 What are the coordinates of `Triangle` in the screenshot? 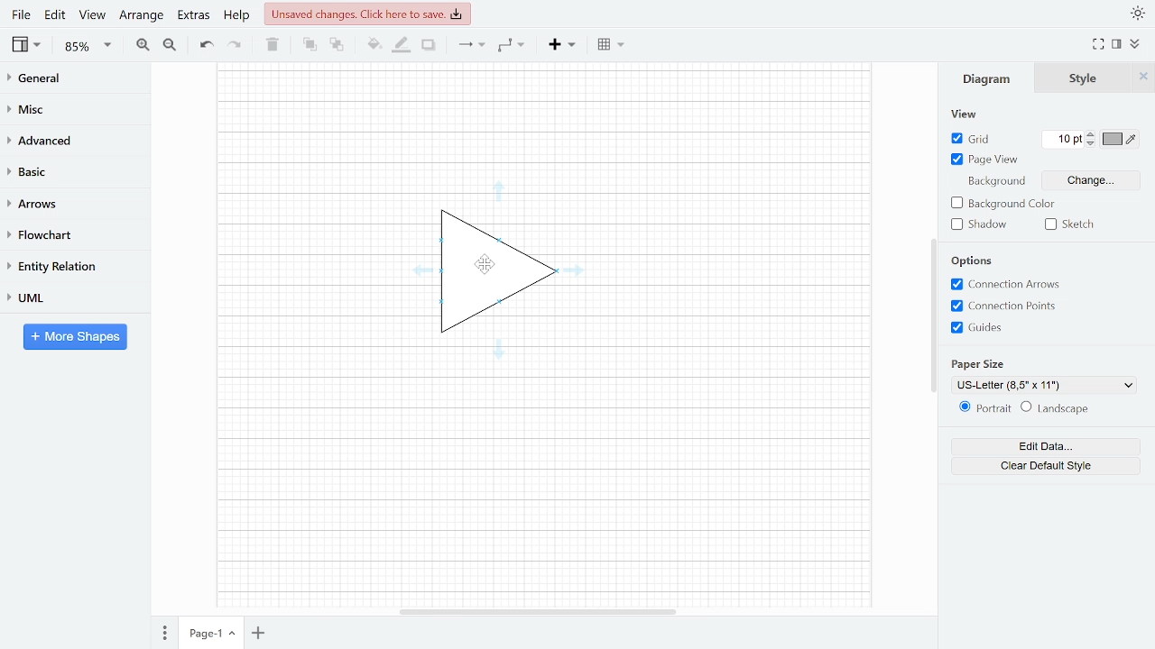 It's located at (490, 272).